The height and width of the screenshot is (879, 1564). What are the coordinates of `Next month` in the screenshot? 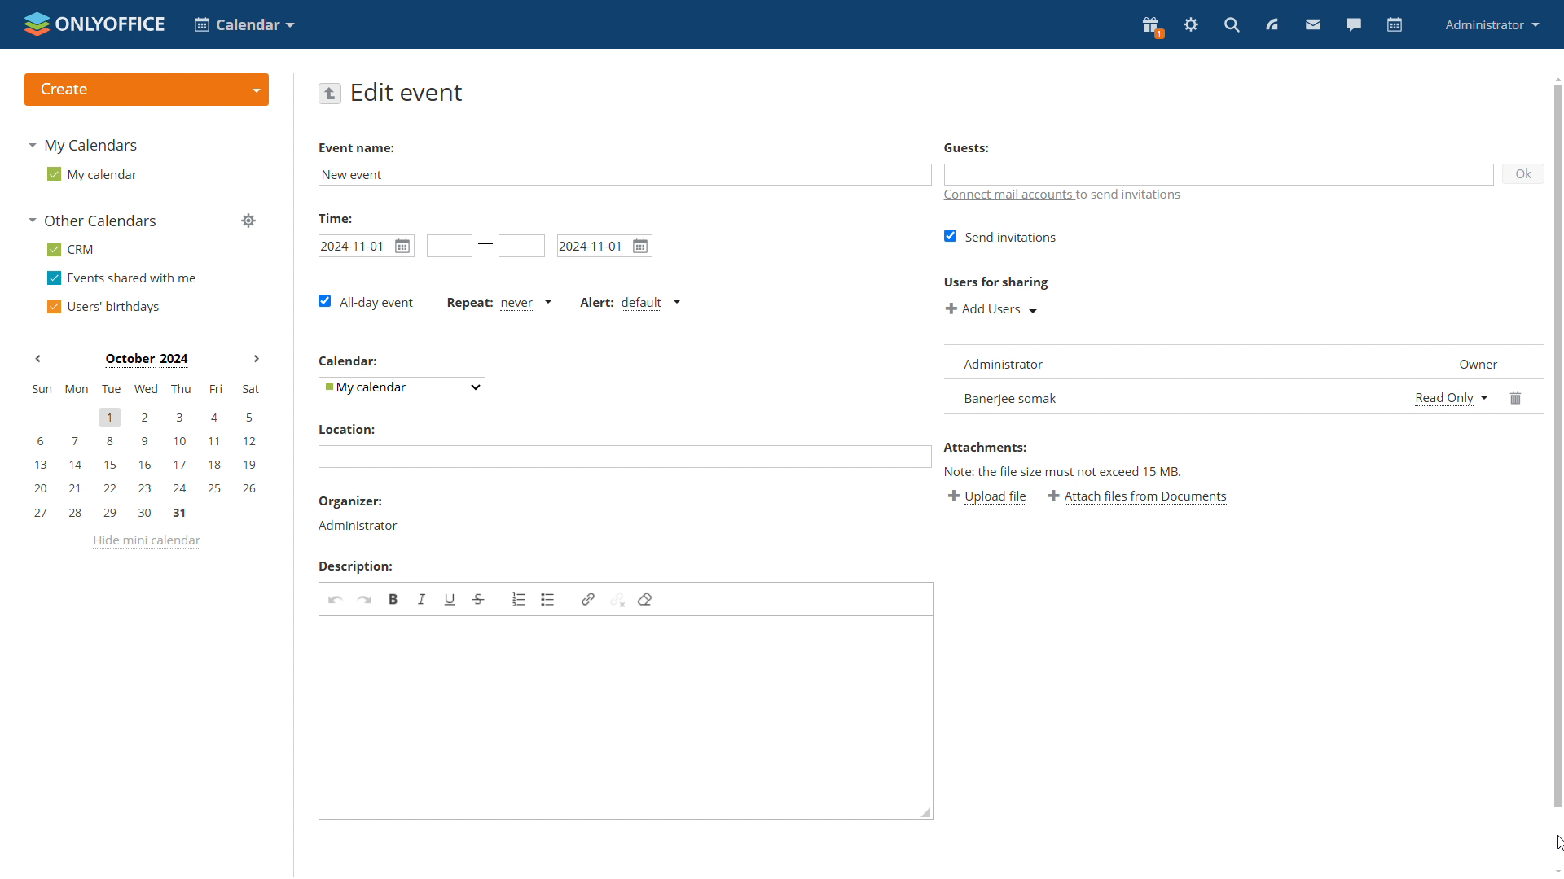 It's located at (253, 360).